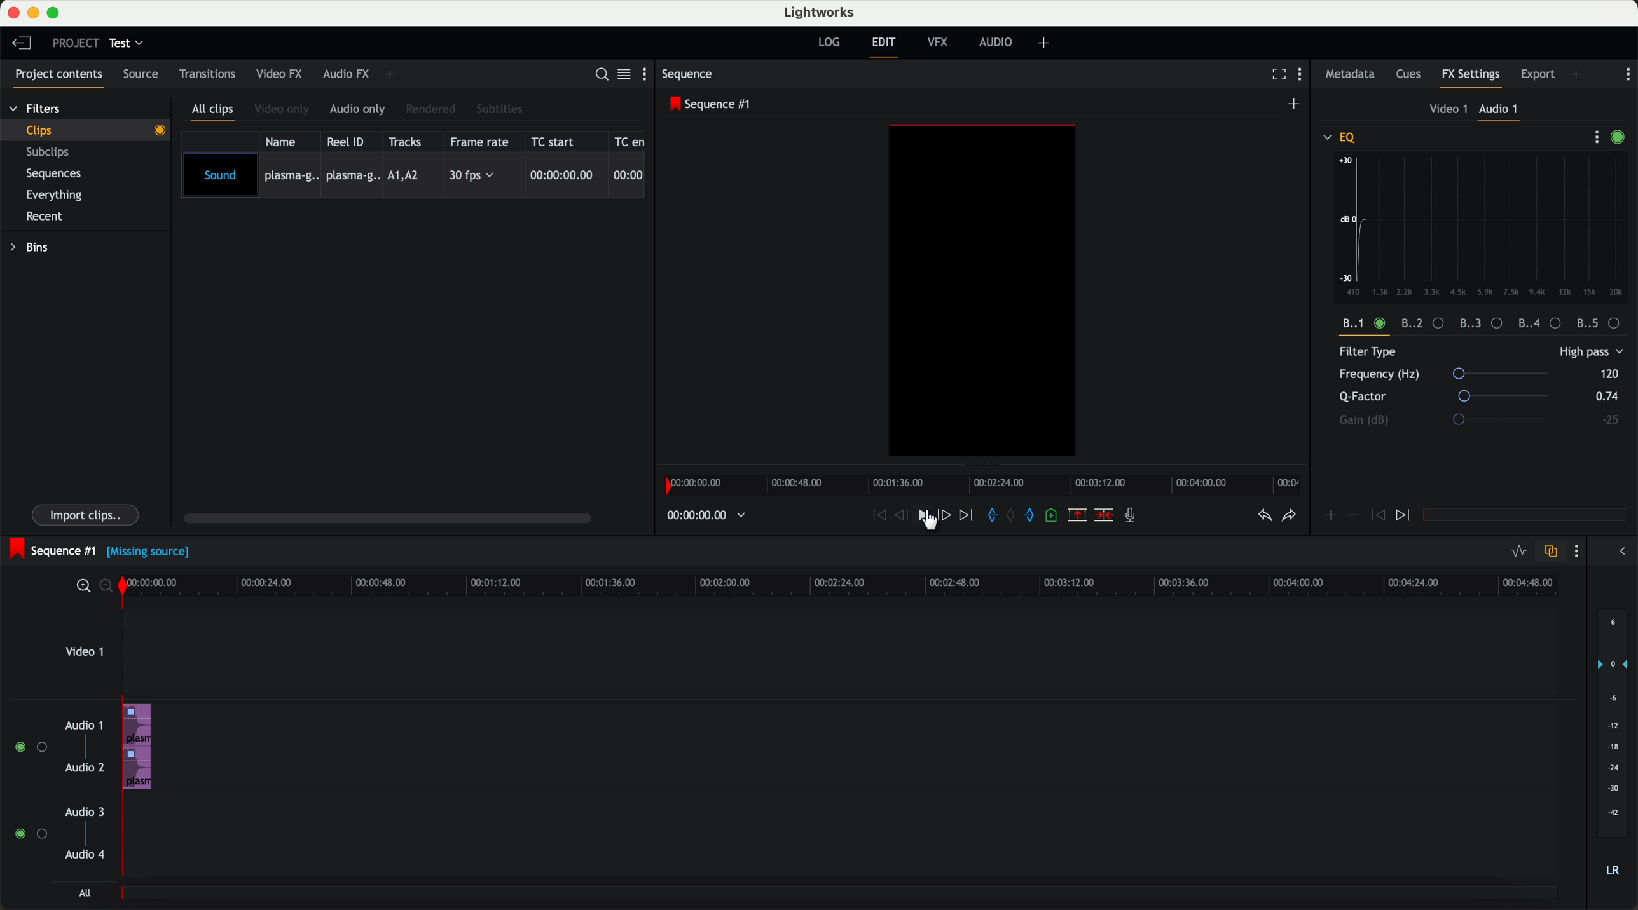 This screenshot has height=910, width=1638. I want to click on TC start, so click(558, 142).